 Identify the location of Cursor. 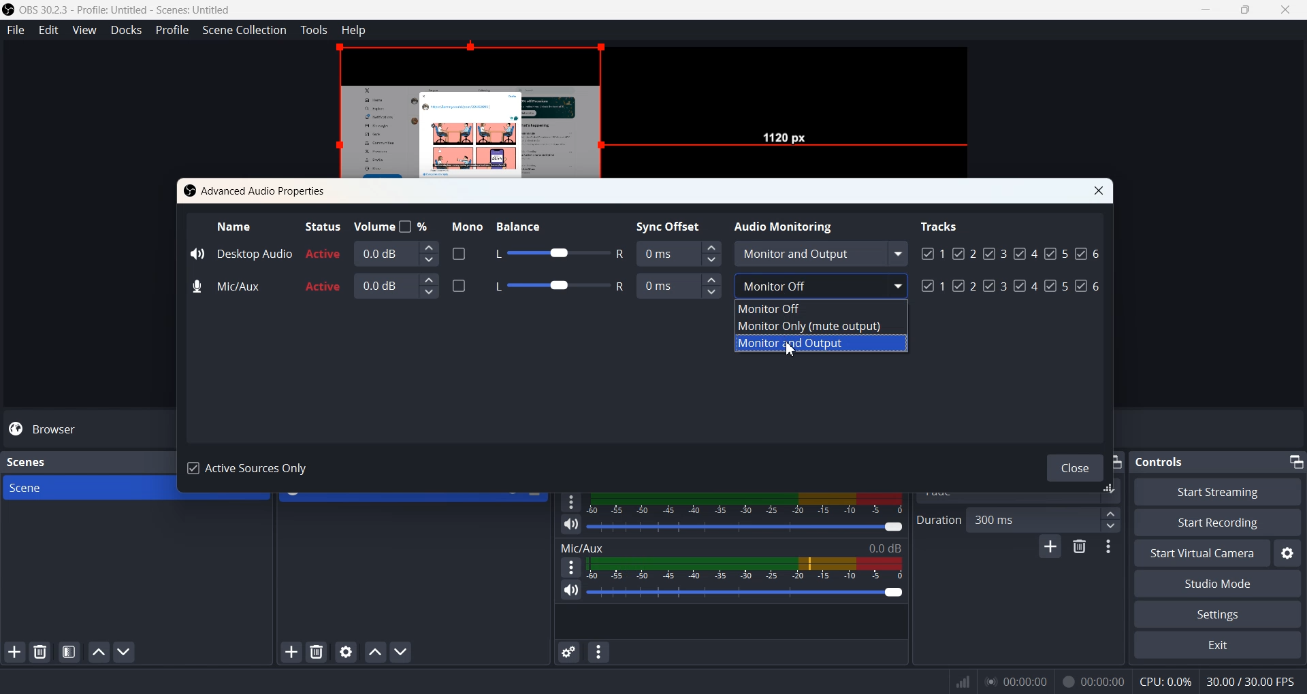
(790, 349).